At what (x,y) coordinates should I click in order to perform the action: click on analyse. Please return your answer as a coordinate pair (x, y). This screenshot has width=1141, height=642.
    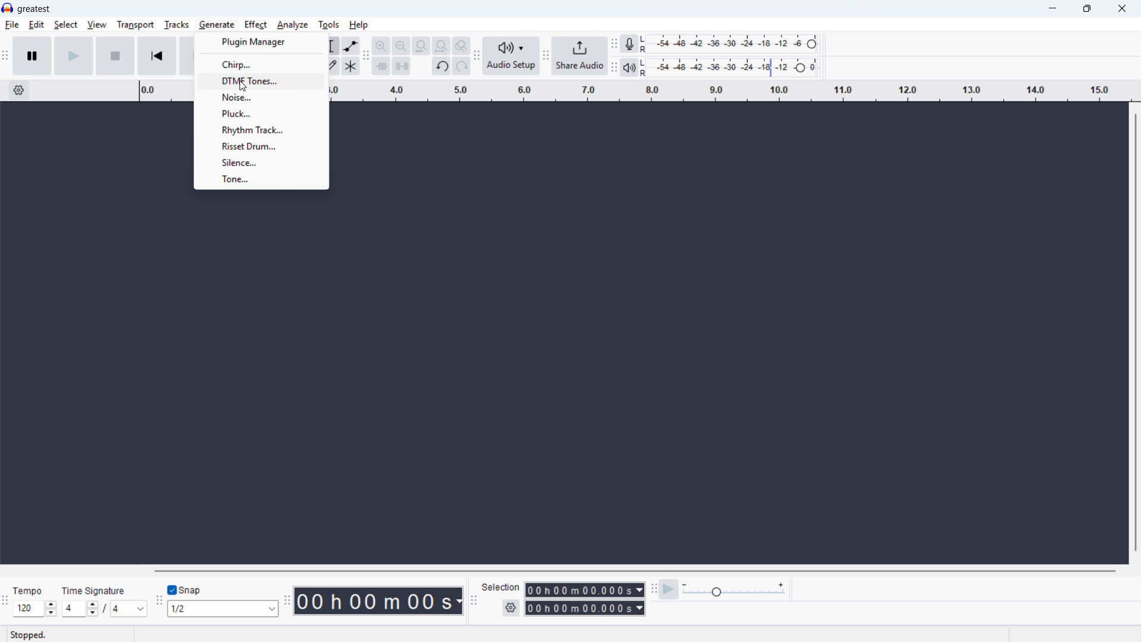
    Looking at the image, I should click on (293, 25).